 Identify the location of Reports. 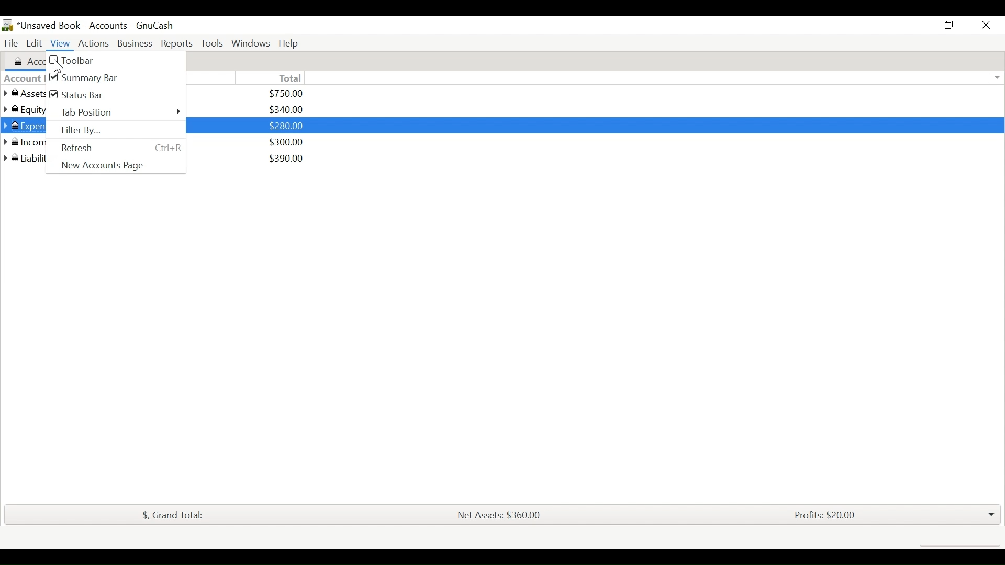
(177, 43).